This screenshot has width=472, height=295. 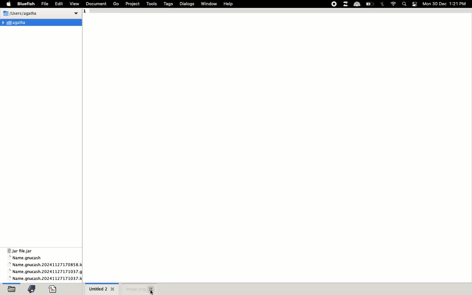 I want to click on name, so click(x=46, y=278).